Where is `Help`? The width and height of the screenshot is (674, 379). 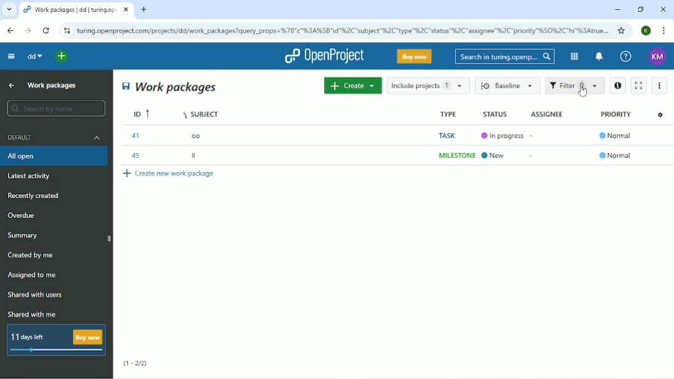
Help is located at coordinates (626, 57).